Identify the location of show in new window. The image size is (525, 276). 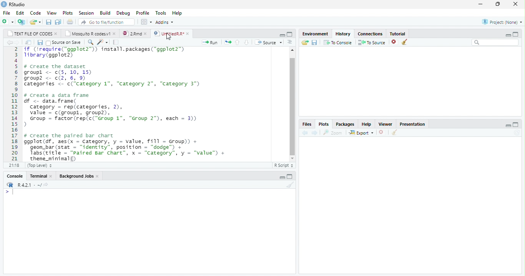
(28, 42).